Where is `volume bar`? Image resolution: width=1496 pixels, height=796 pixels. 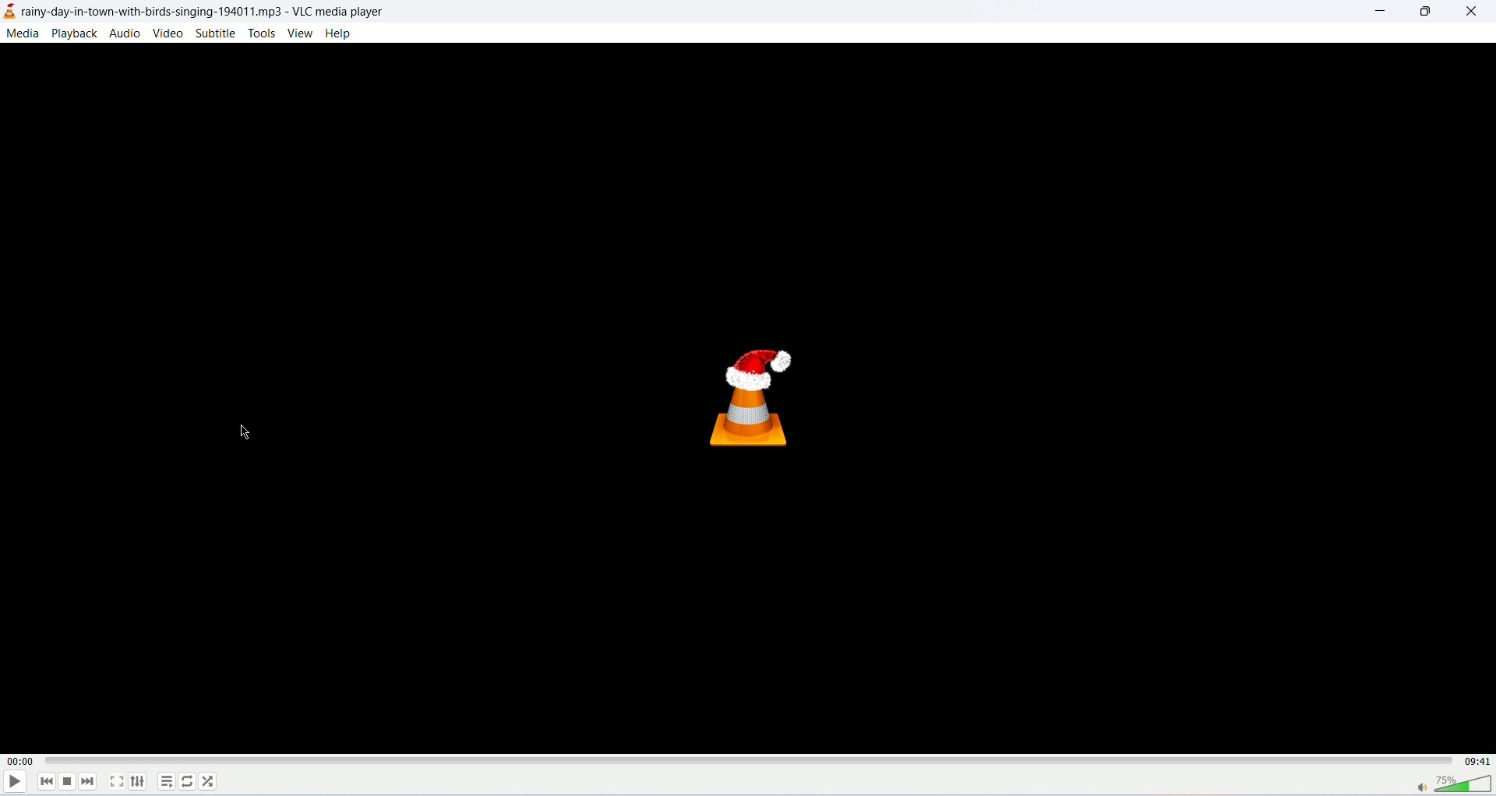
volume bar is located at coordinates (1454, 784).